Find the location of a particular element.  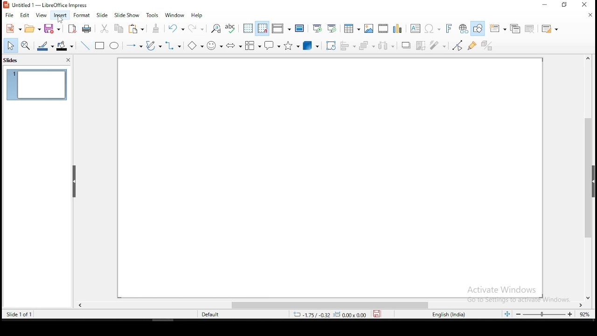

slide show is located at coordinates (102, 15).